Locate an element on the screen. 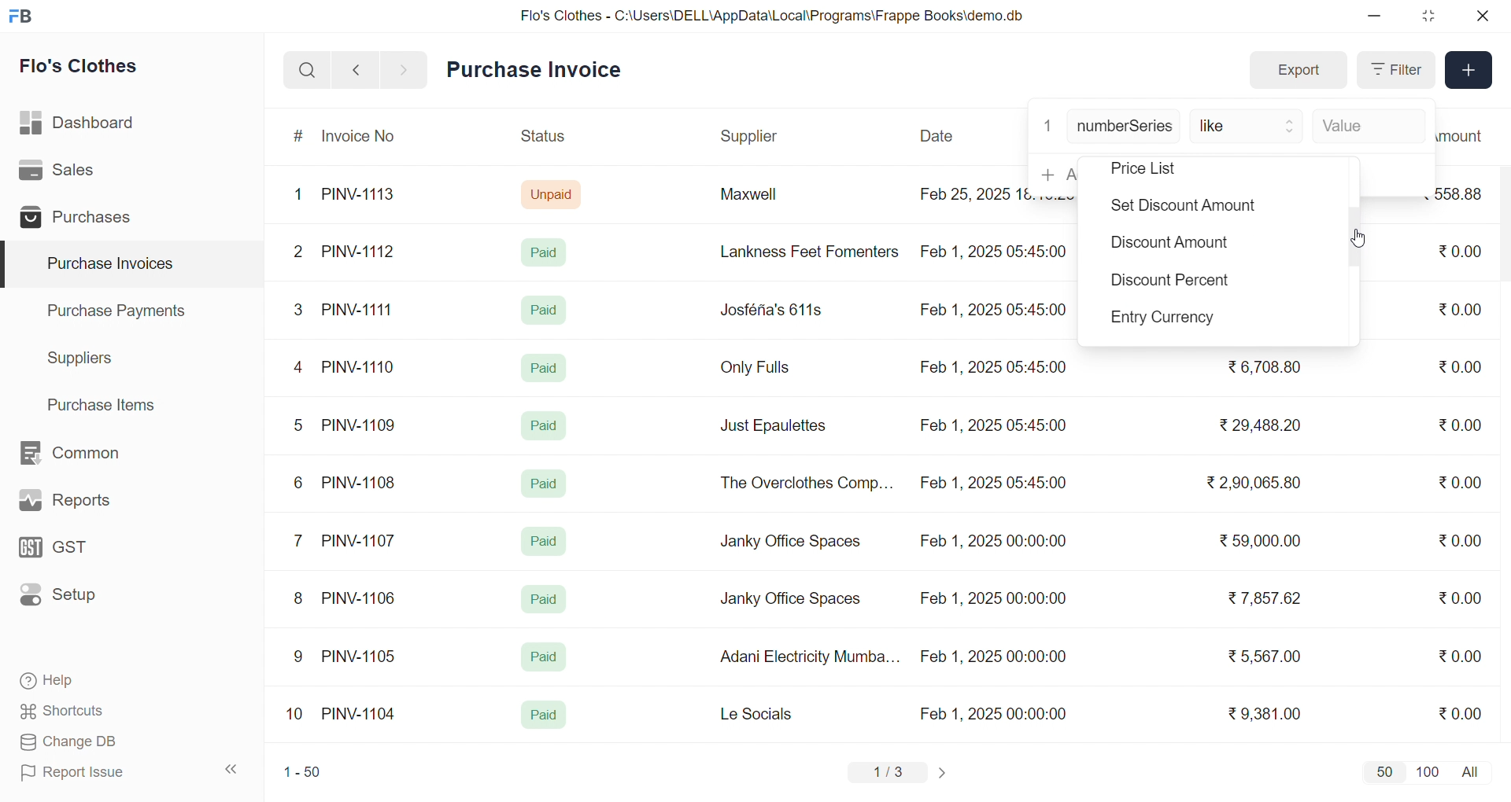 The height and width of the screenshot is (802, 1511). logo is located at coordinates (24, 17).